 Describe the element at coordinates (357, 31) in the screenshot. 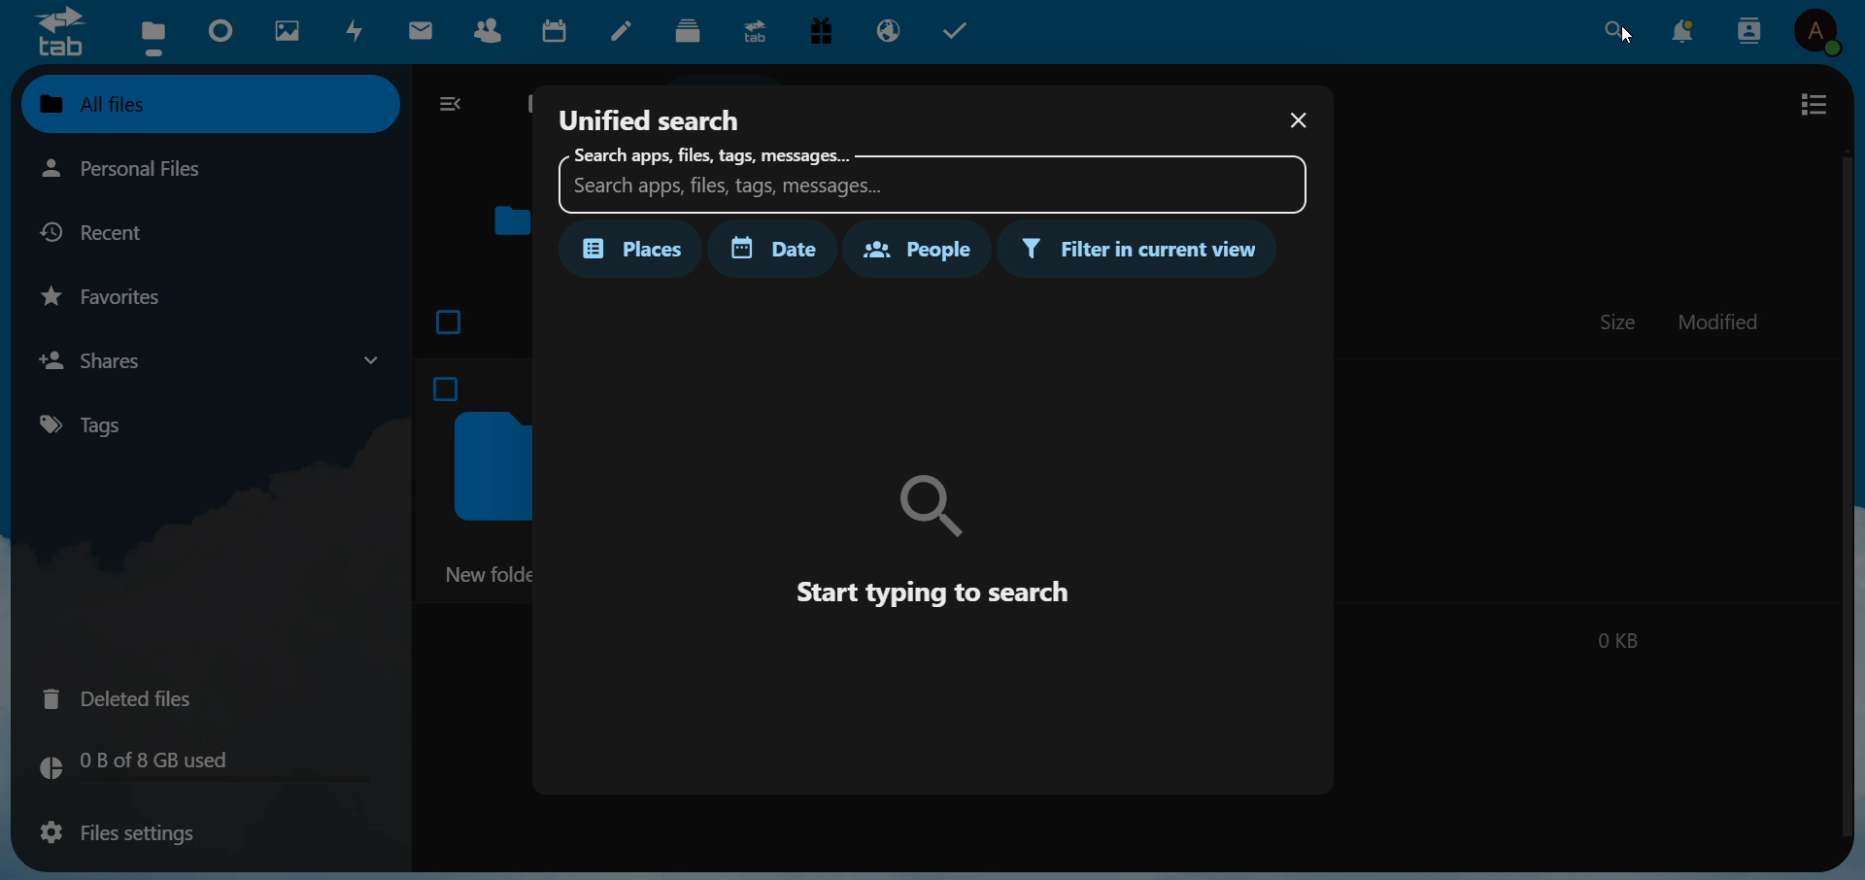

I see `activity` at that location.